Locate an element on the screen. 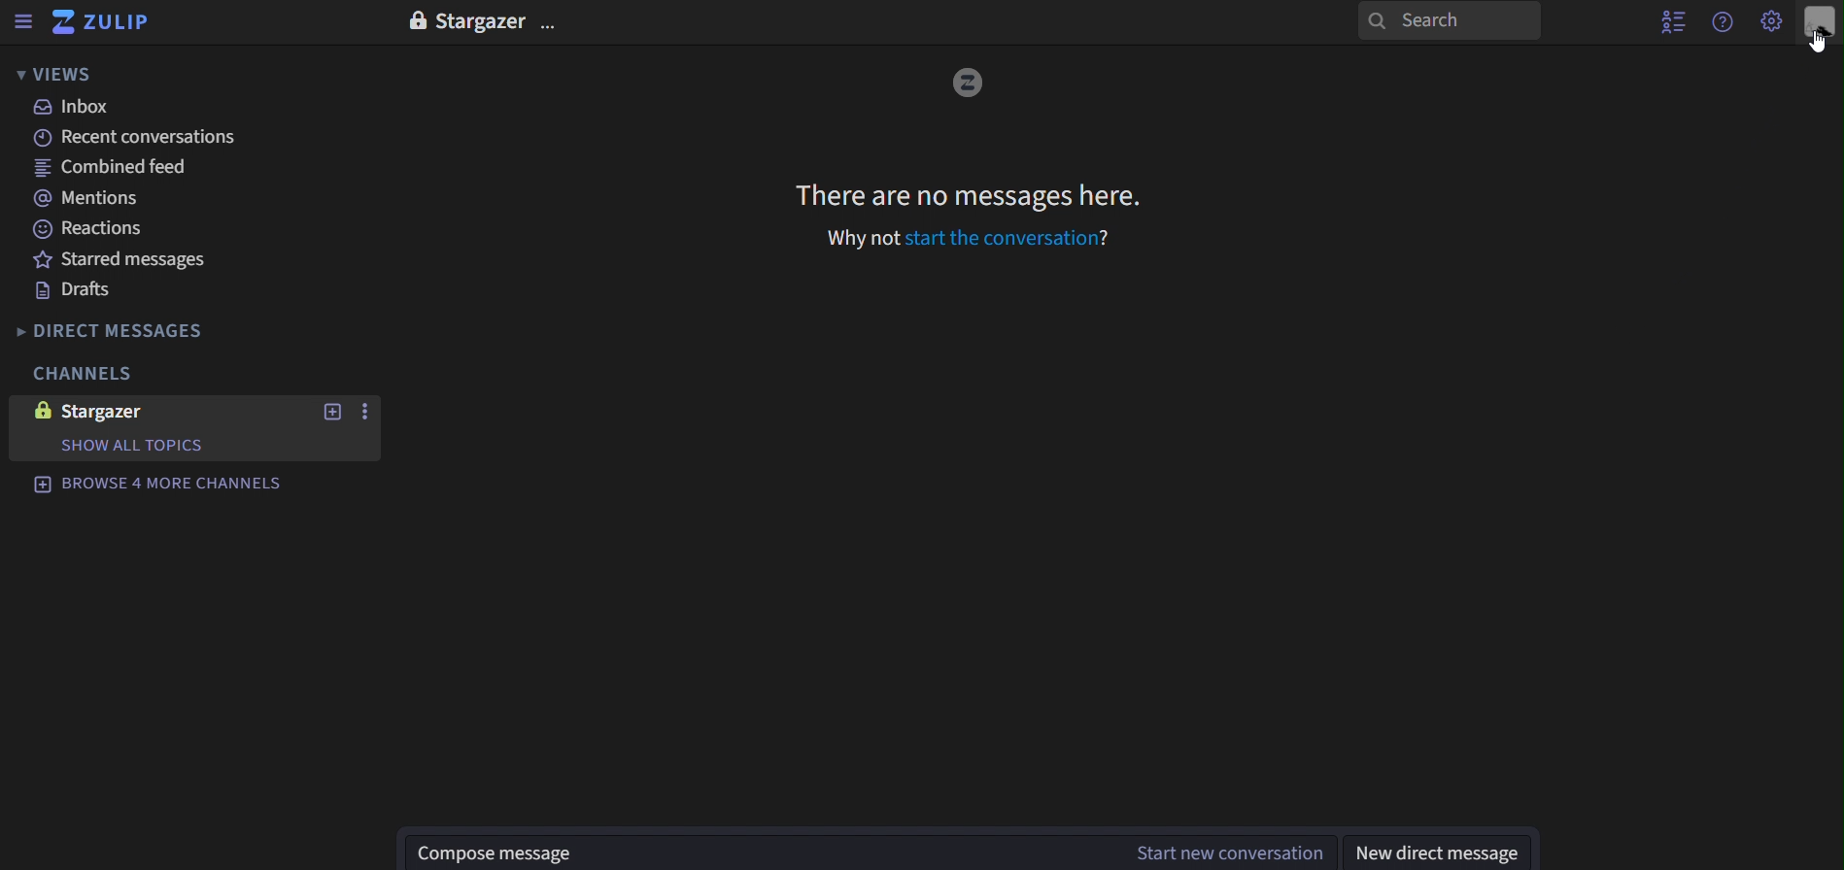 This screenshot has width=1844, height=870. combined feed is located at coordinates (128, 171).